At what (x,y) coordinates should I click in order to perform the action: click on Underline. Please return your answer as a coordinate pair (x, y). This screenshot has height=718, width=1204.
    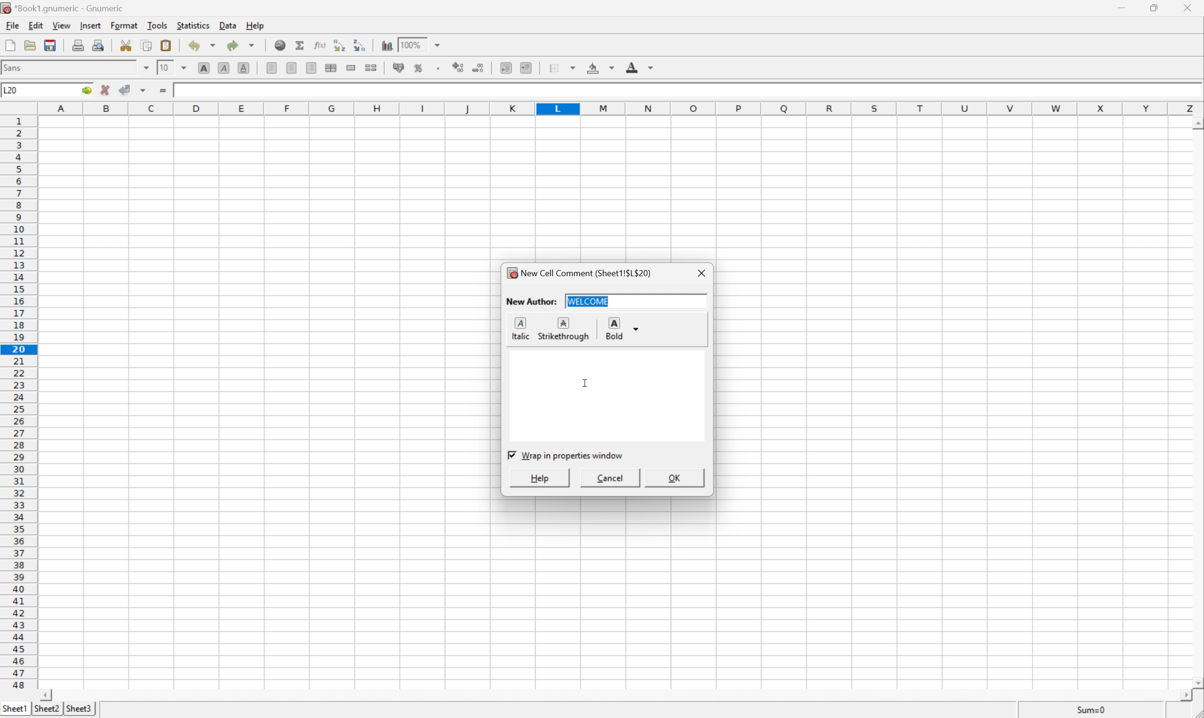
    Looking at the image, I should click on (244, 68).